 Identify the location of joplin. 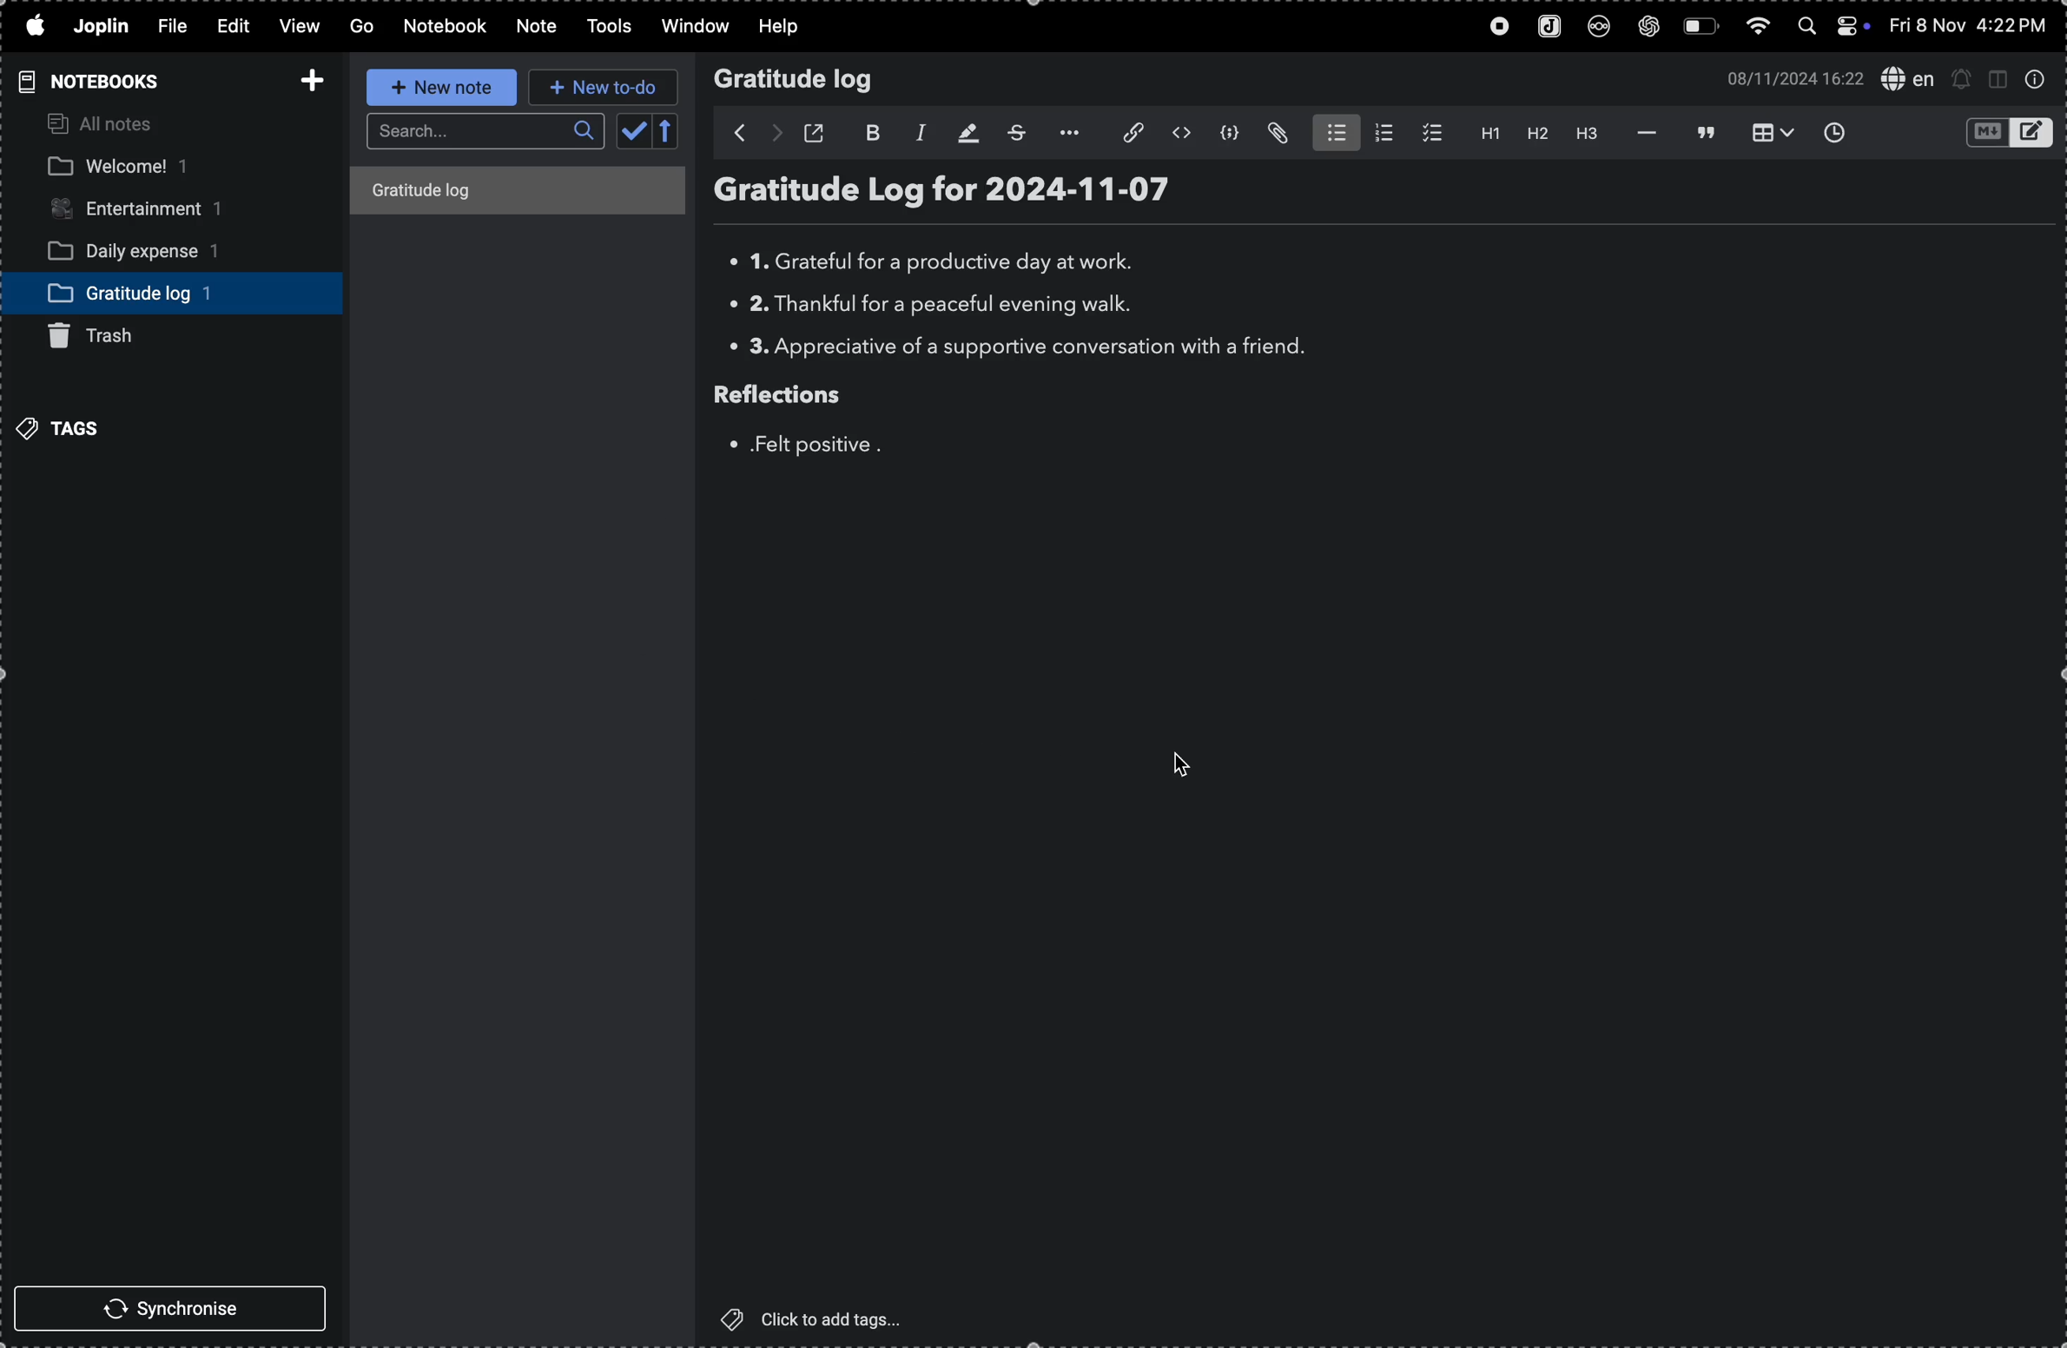
(1551, 25).